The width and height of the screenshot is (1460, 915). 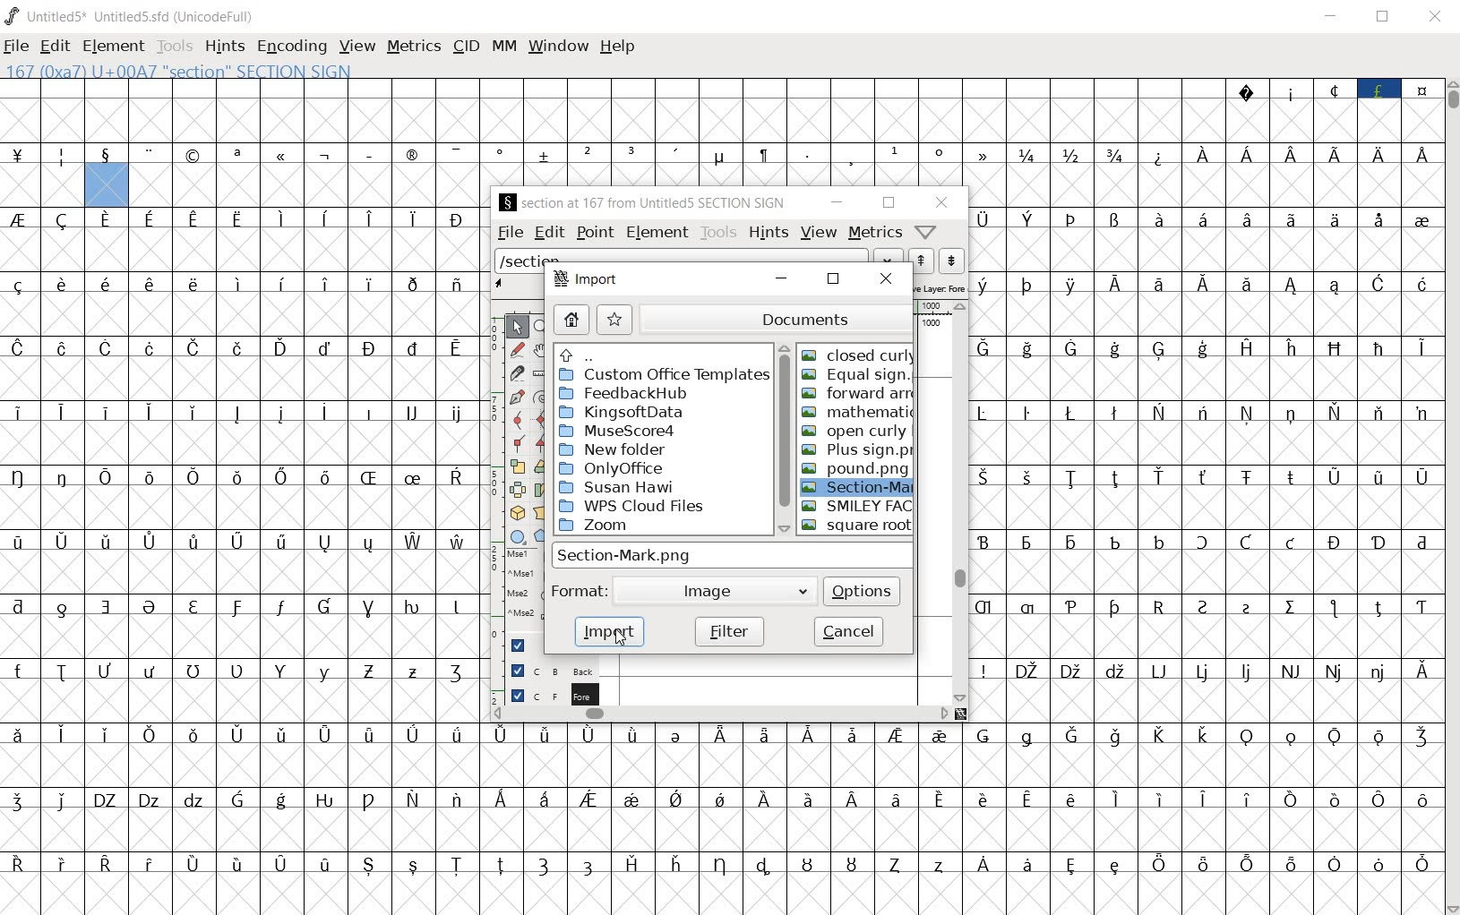 What do you see at coordinates (774, 320) in the screenshot?
I see `documents` at bounding box center [774, 320].